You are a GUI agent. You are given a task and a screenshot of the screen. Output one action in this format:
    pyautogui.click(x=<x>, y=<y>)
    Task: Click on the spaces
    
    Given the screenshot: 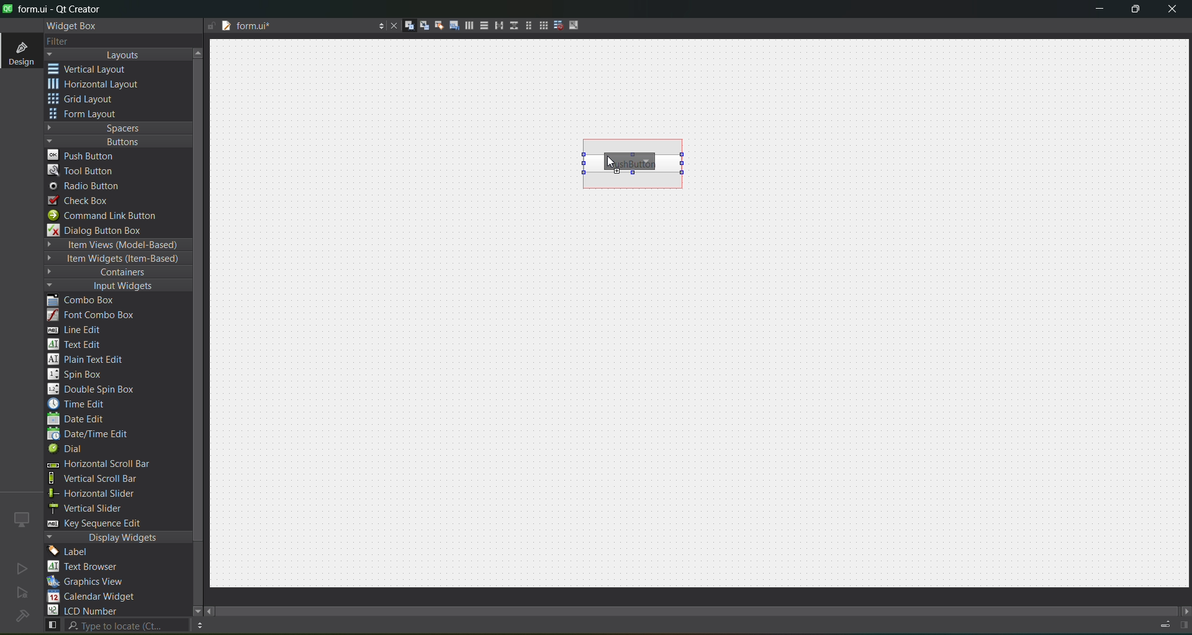 What is the action you would take?
    pyautogui.click(x=119, y=128)
    